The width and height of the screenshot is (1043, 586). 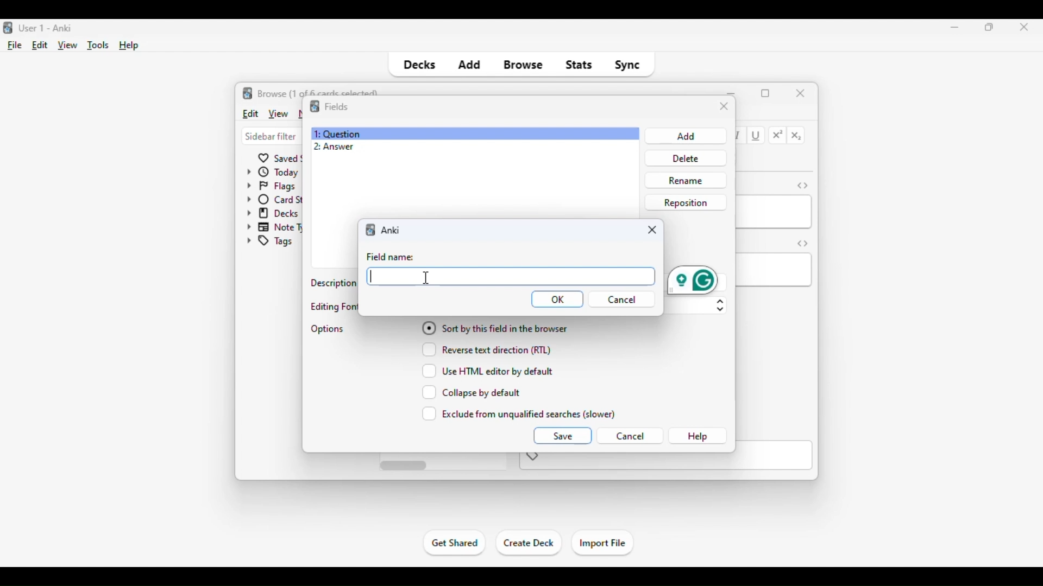 I want to click on rename, so click(x=685, y=180).